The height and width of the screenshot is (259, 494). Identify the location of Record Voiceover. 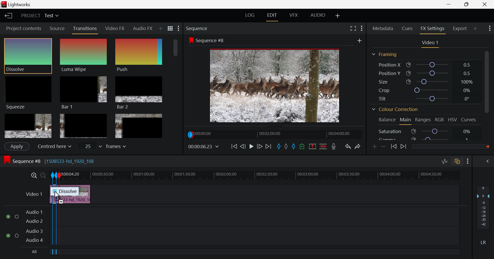
(333, 146).